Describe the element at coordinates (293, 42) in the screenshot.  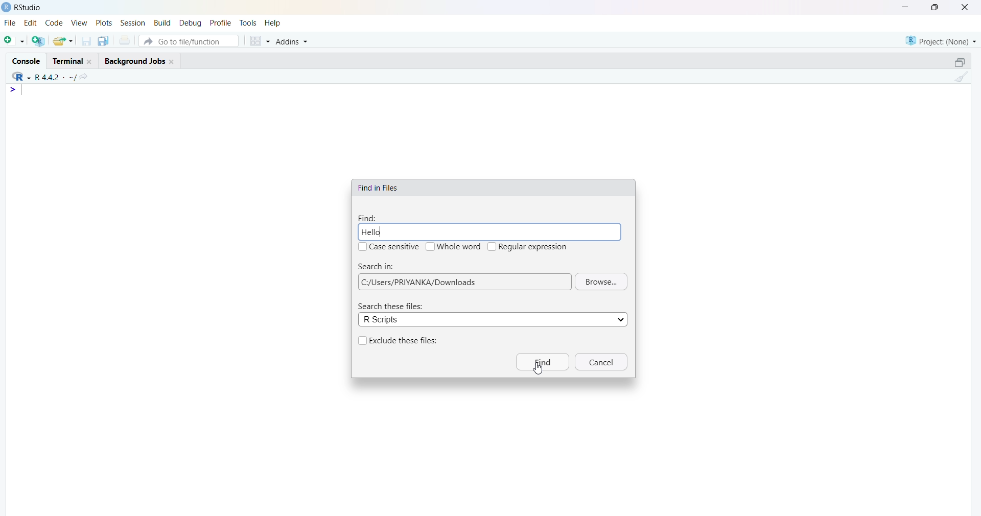
I see `addins` at that location.